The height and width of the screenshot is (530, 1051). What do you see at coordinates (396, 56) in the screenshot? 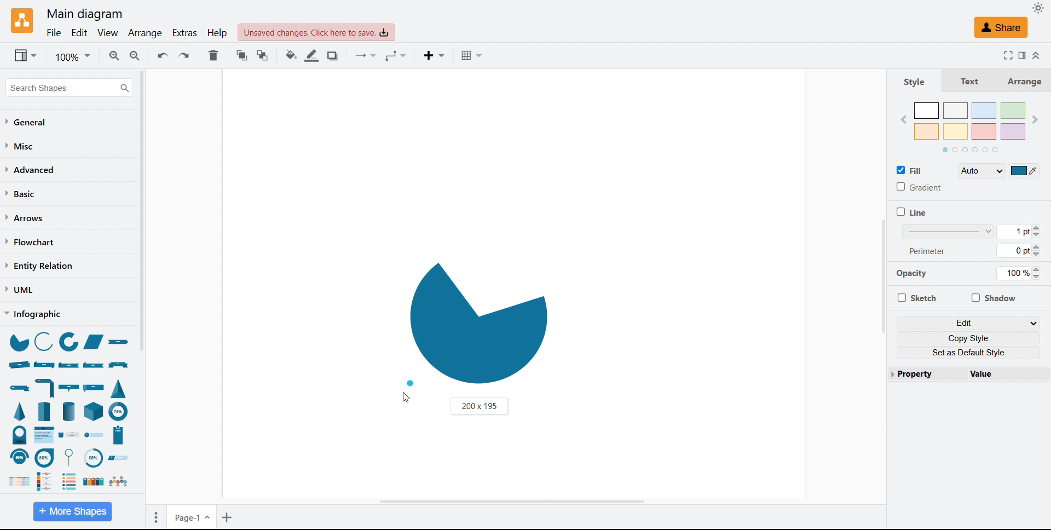
I see `Waypoints ` at bounding box center [396, 56].